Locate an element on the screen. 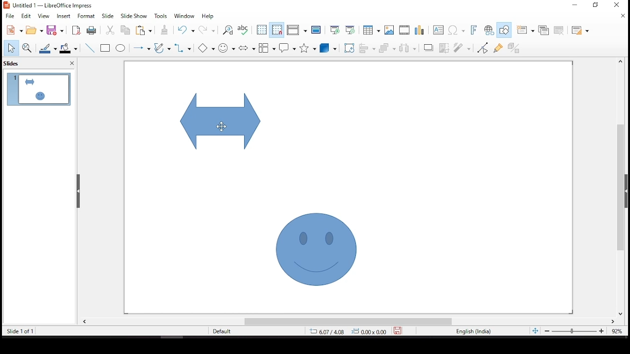  default is located at coordinates (225, 331).